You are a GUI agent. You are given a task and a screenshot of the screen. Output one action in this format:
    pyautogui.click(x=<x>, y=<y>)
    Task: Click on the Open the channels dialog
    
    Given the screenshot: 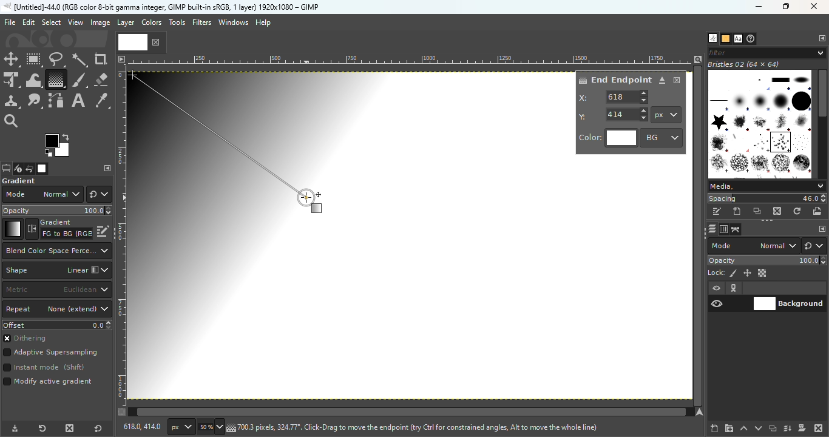 What is the action you would take?
    pyautogui.click(x=723, y=228)
    